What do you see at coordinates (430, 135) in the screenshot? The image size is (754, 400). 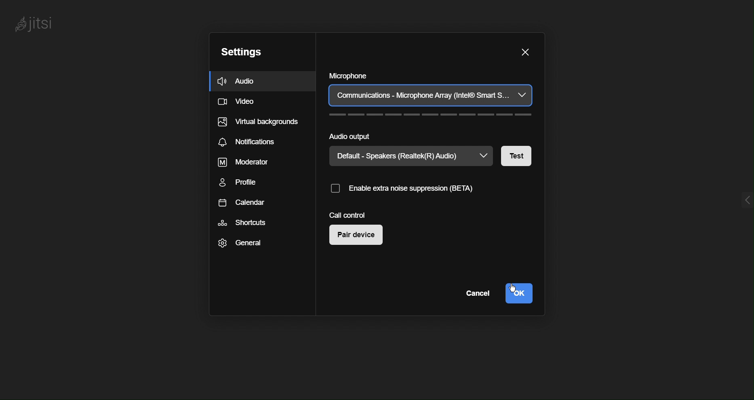 I see `Audio Output` at bounding box center [430, 135].